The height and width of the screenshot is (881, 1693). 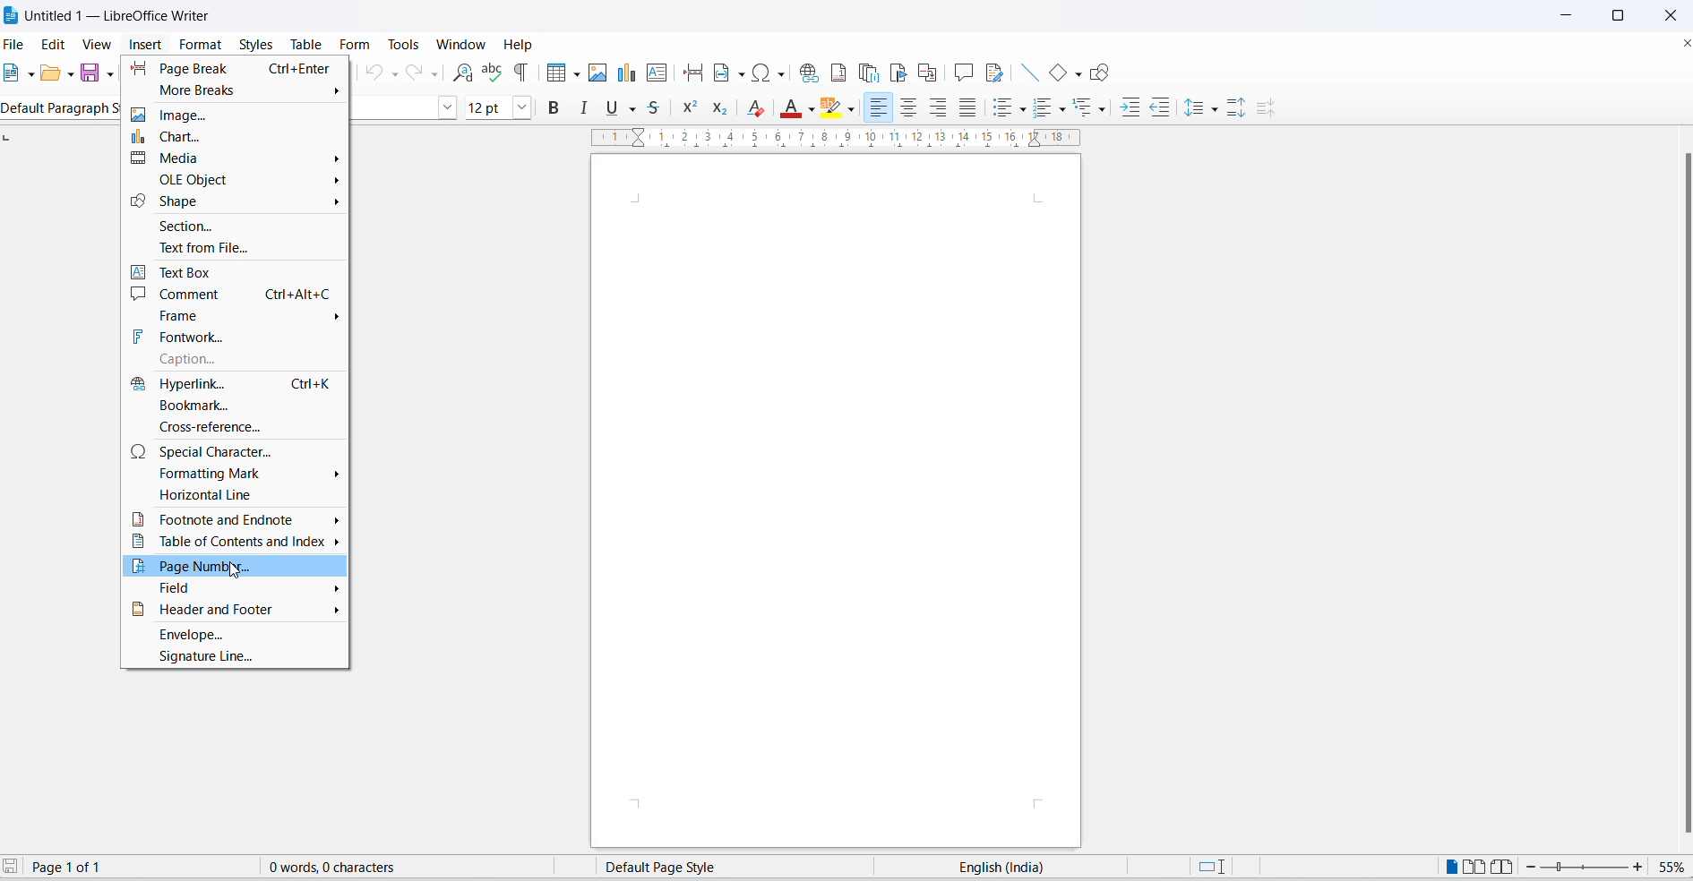 I want to click on insert comments, so click(x=965, y=72).